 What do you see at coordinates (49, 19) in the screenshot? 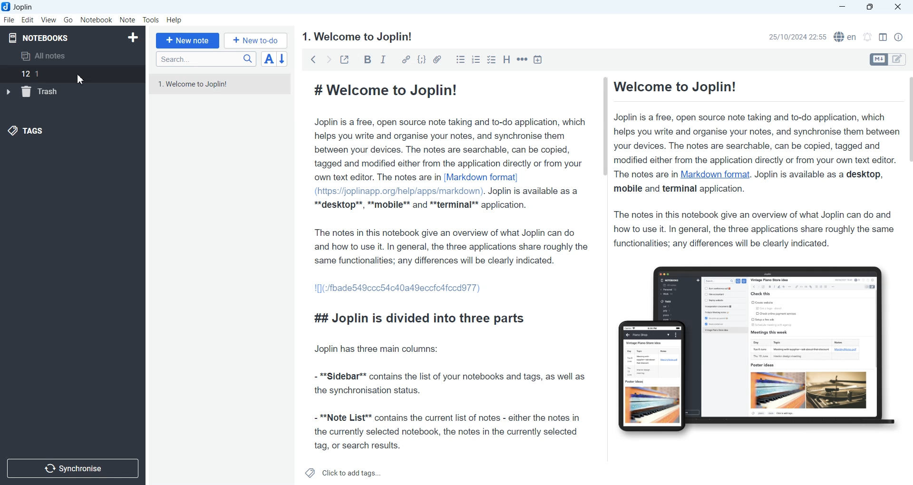
I see `View ` at bounding box center [49, 19].